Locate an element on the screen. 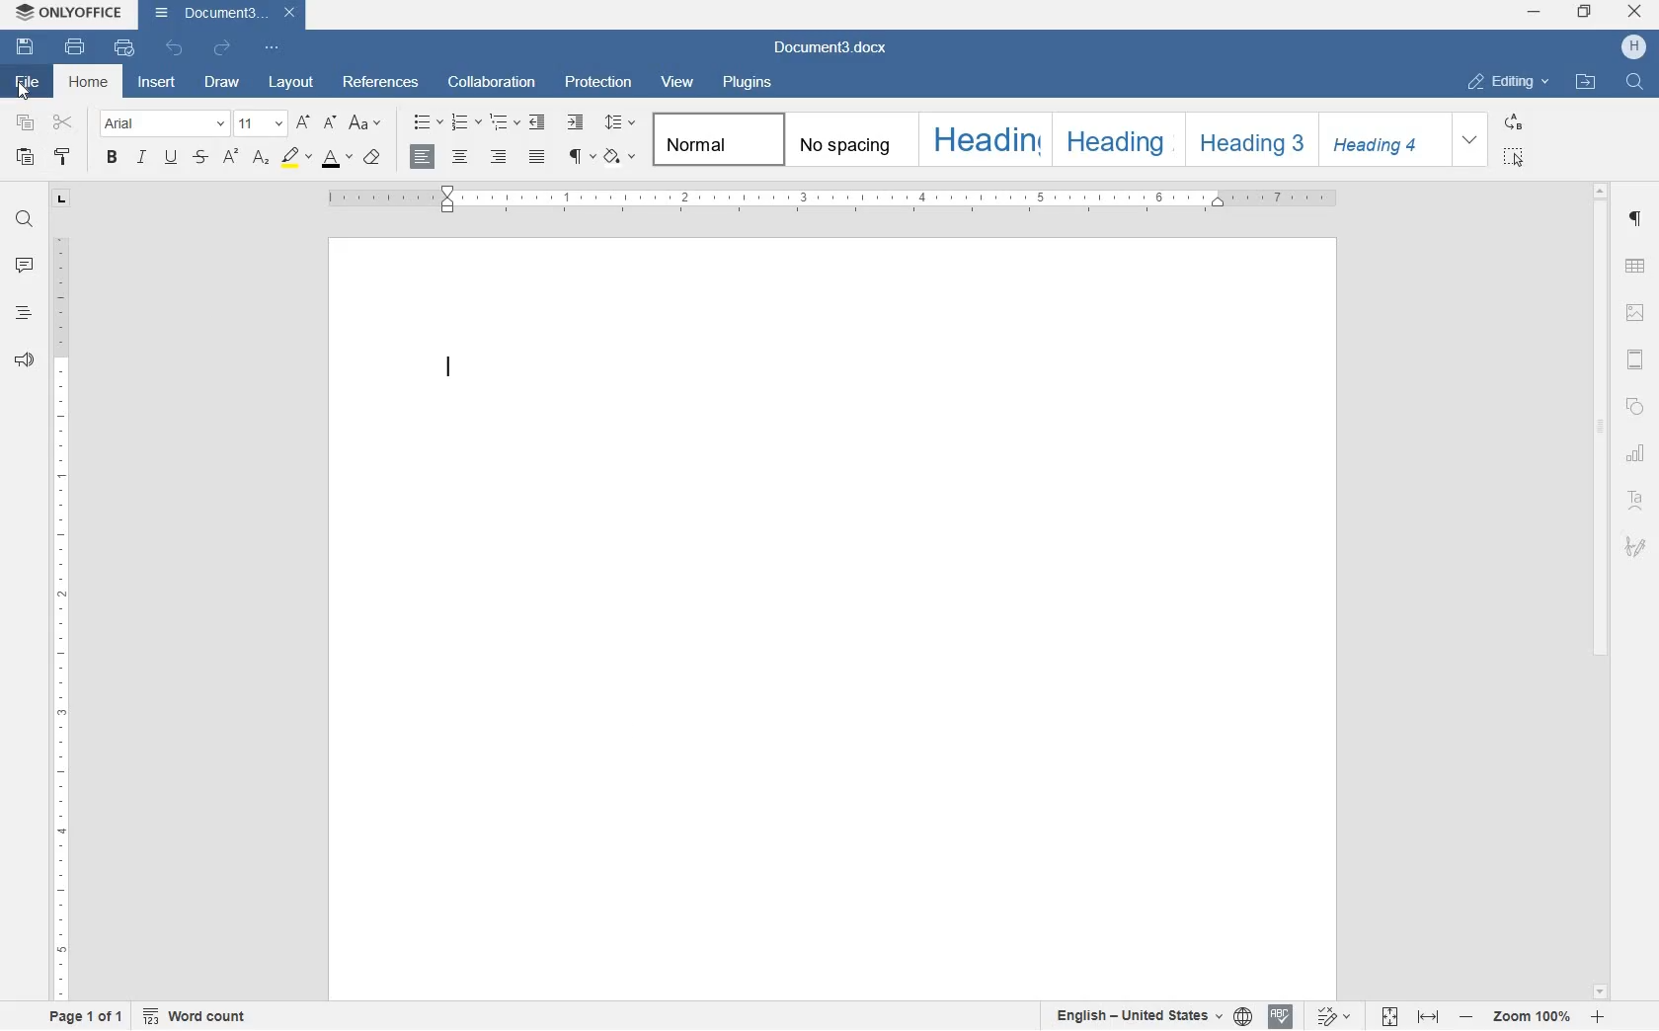 Image resolution: width=1659 pixels, height=1031 pixels. feedback & support is located at coordinates (24, 357).